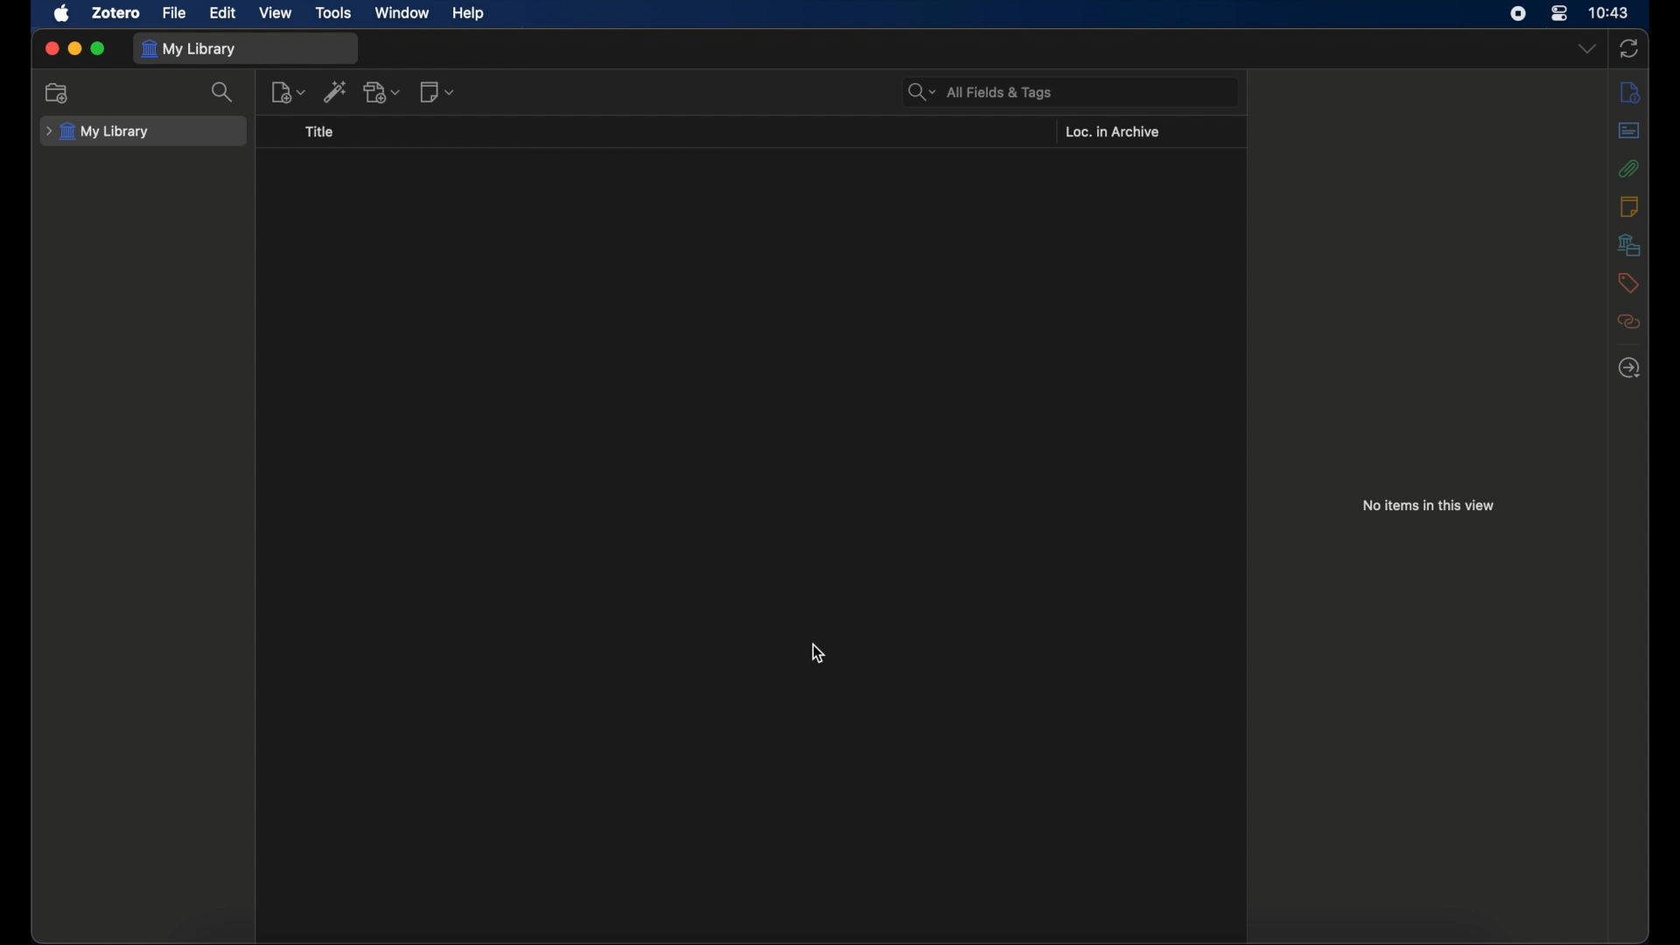 This screenshot has height=945, width=1680. I want to click on zotero, so click(117, 13).